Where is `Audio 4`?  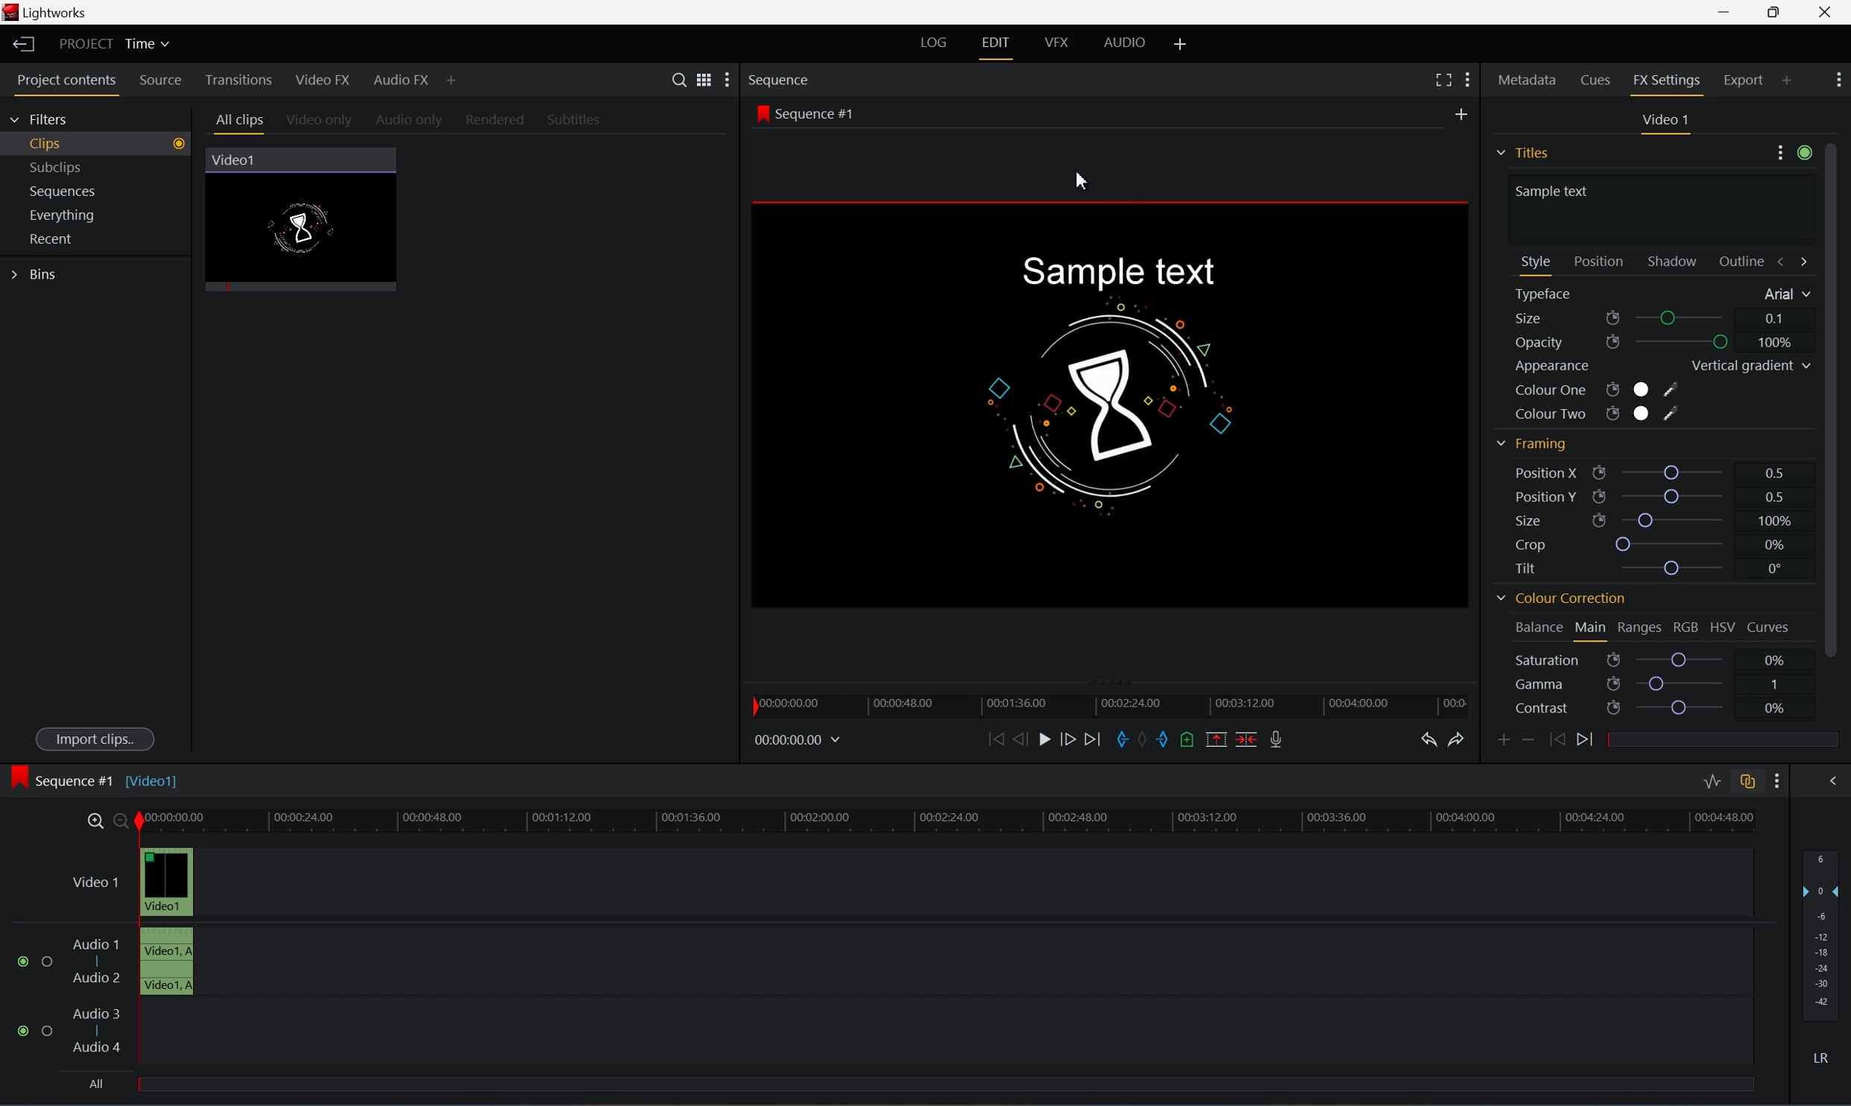
Audio 4 is located at coordinates (98, 1048).